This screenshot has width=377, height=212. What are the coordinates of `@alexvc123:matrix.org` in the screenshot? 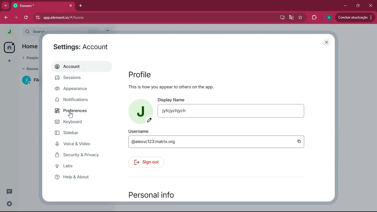 It's located at (201, 142).